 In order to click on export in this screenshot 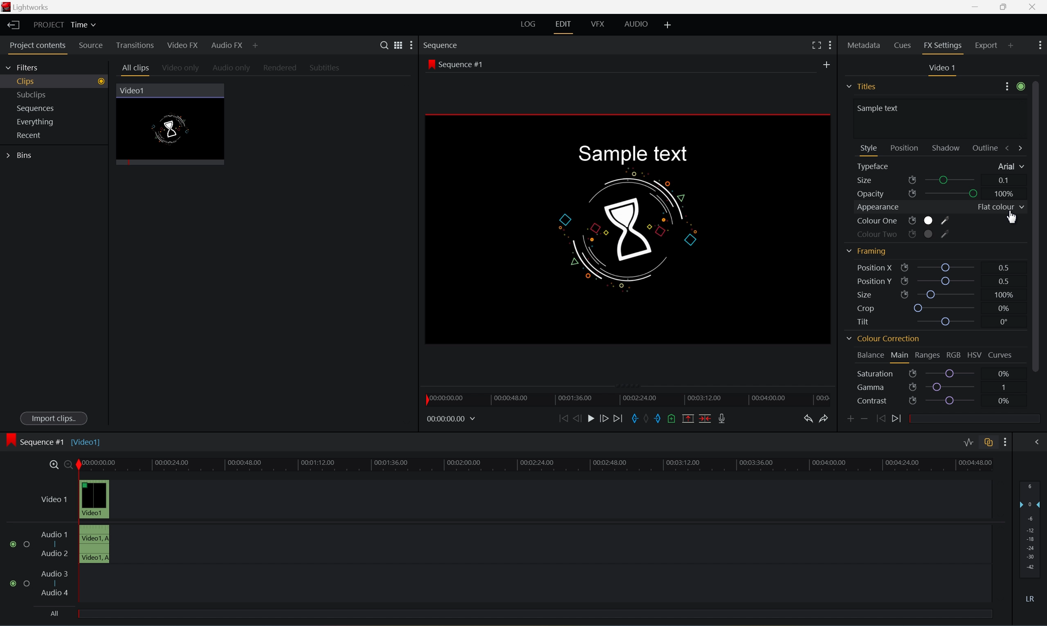, I will do `click(993, 45)`.